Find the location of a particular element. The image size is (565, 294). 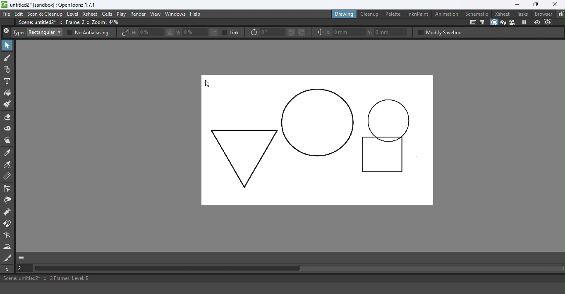

Eraser tool is located at coordinates (9, 117).